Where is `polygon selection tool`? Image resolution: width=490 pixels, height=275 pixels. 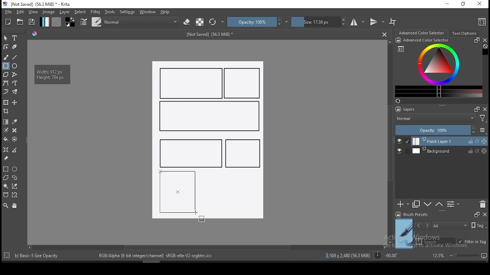 polygon selection tool is located at coordinates (6, 178).